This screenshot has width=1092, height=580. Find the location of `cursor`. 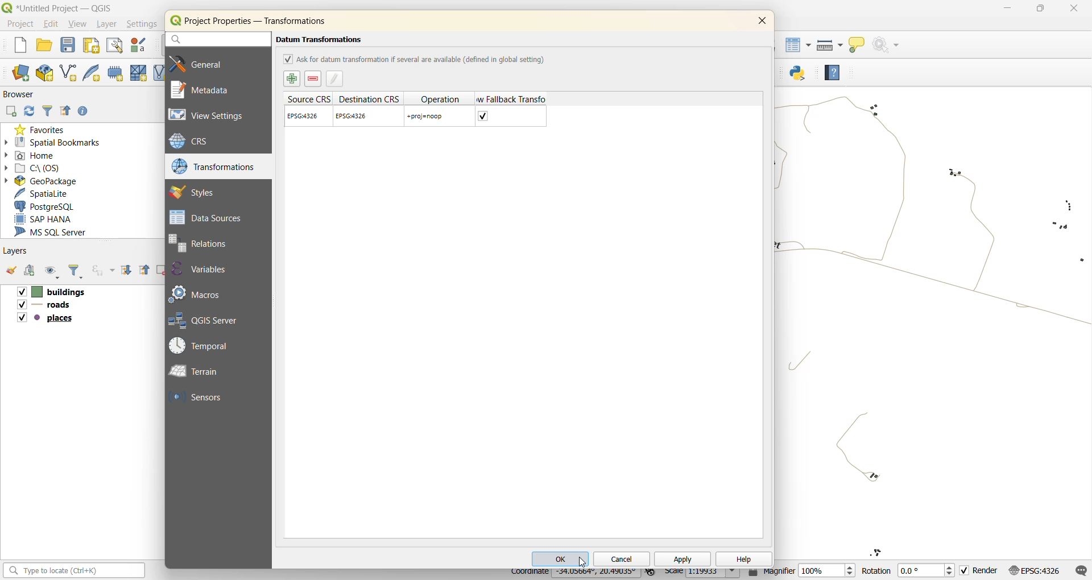

cursor is located at coordinates (582, 561).